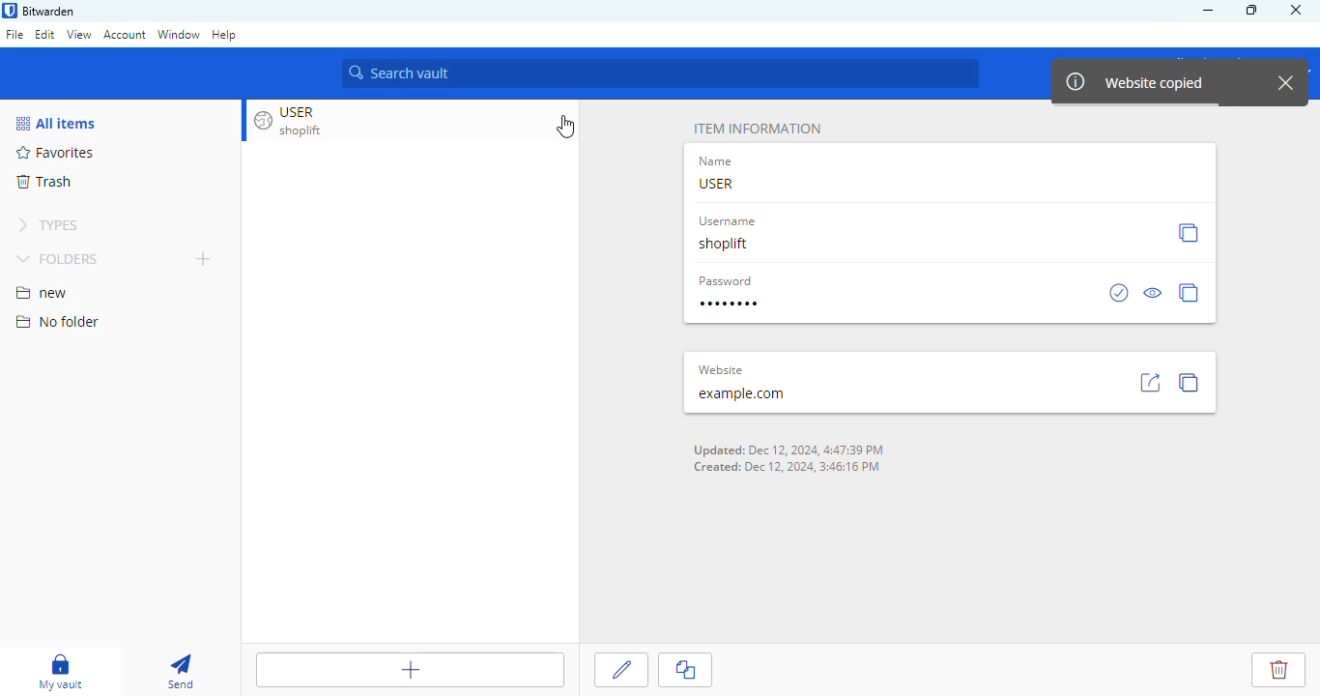 This screenshot has width=1320, height=696. I want to click on add item, so click(409, 669).